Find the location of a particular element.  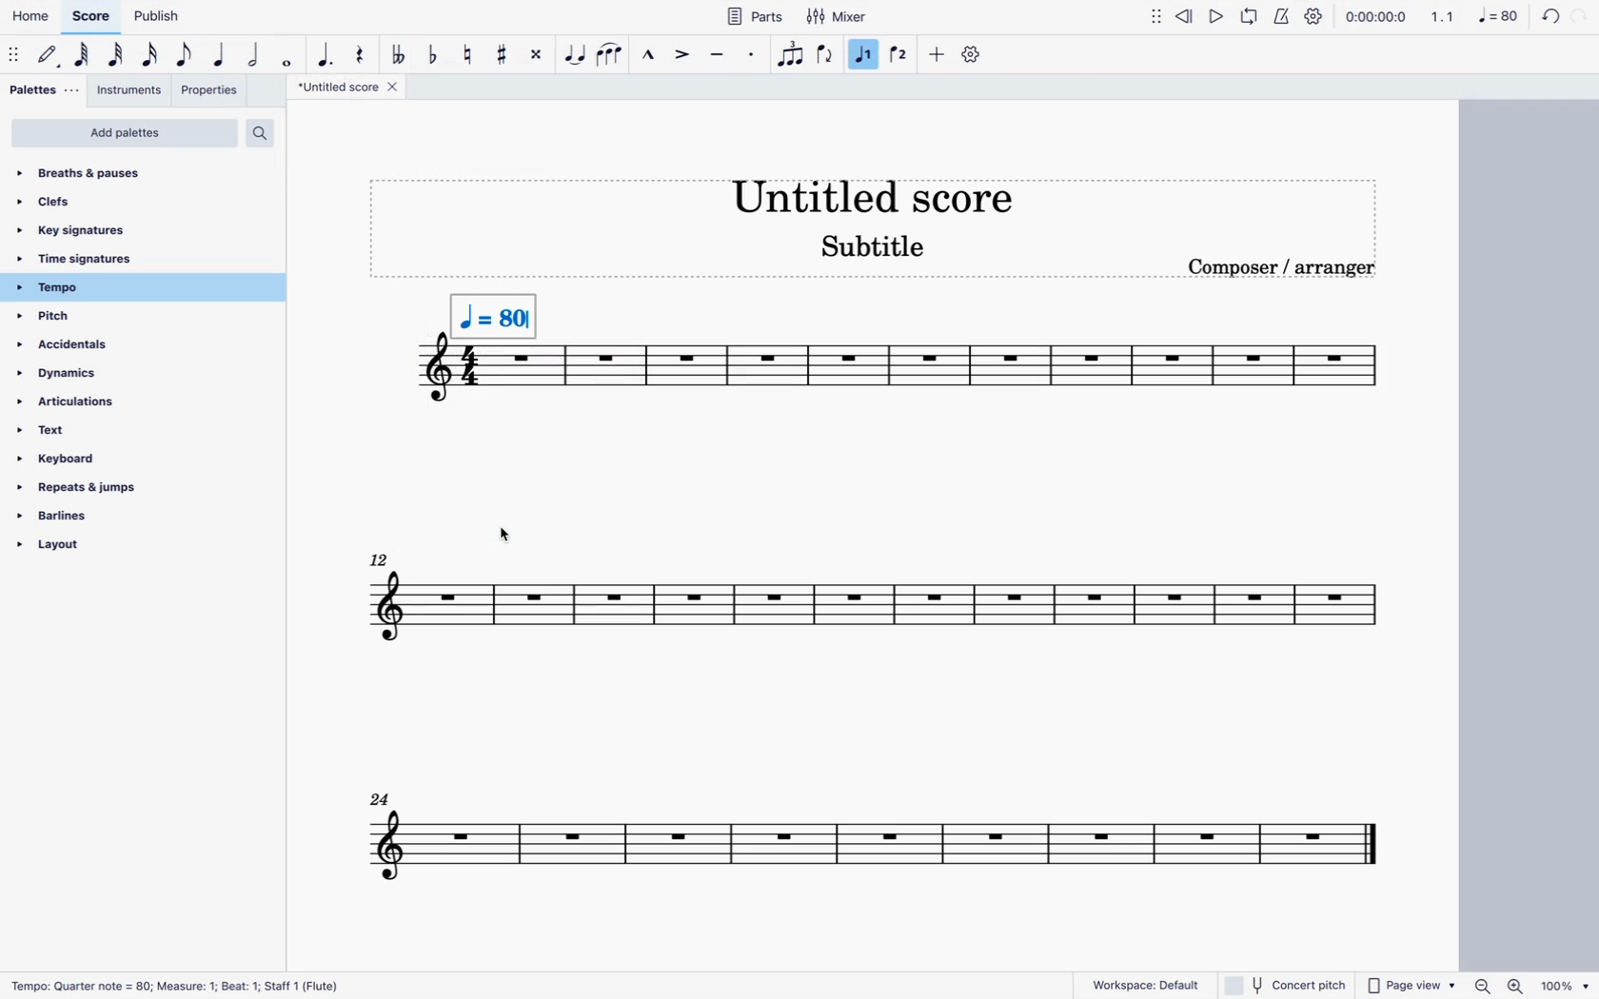

time signatures is located at coordinates (136, 259).